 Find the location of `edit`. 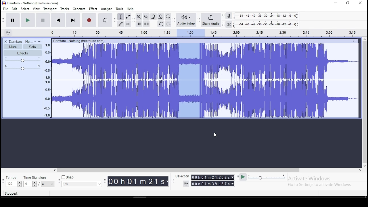

edit is located at coordinates (15, 9).